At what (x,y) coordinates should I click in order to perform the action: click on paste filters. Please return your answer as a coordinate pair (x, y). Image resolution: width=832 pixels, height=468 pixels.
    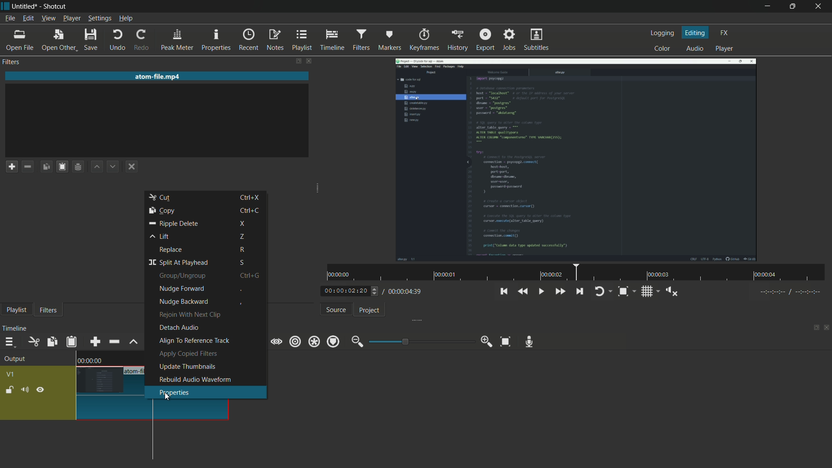
    Looking at the image, I should click on (61, 167).